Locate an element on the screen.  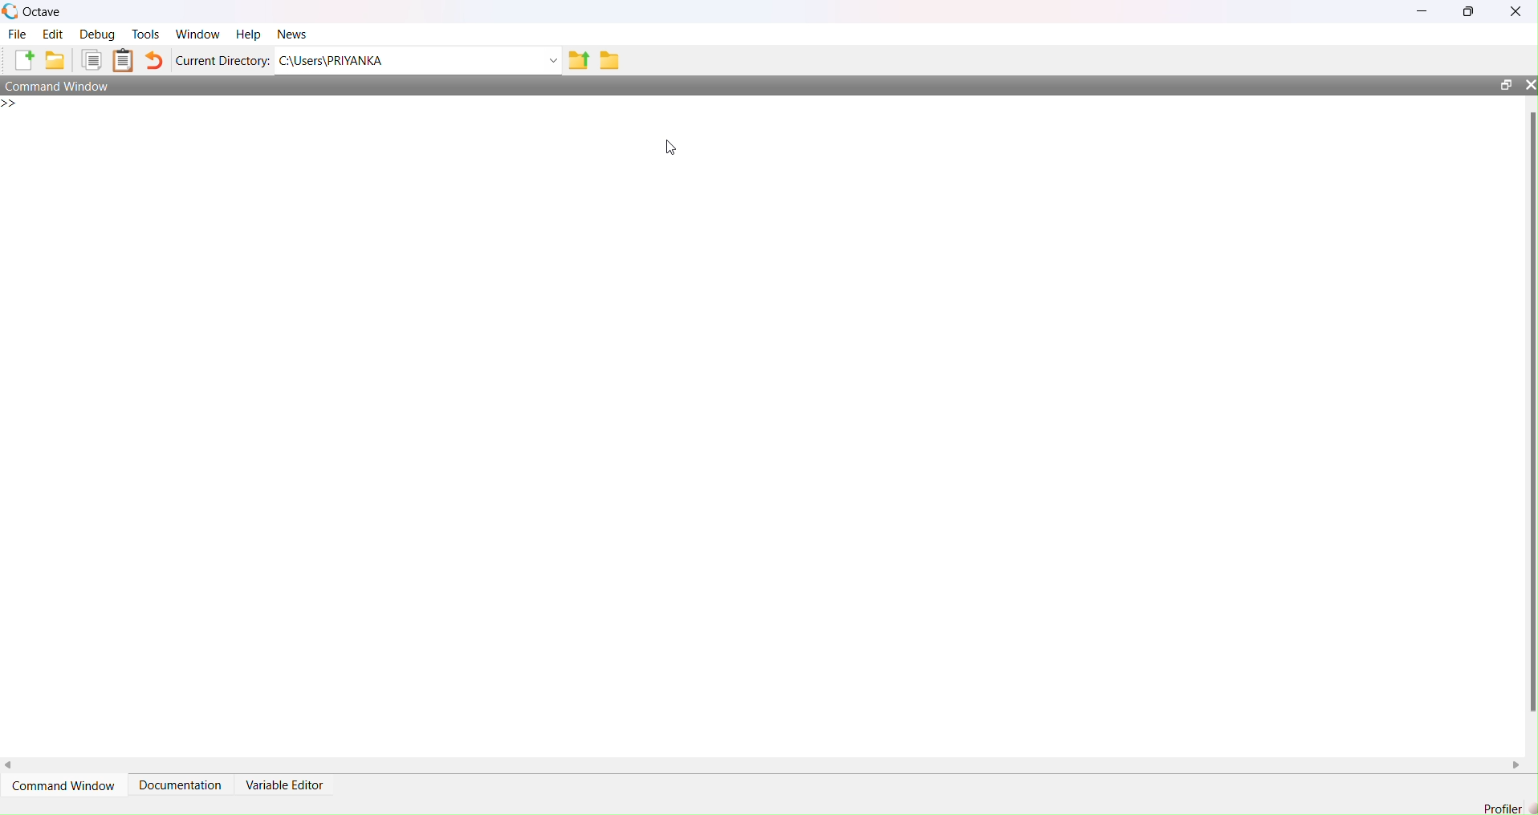
Variable Editor is located at coordinates (292, 780).